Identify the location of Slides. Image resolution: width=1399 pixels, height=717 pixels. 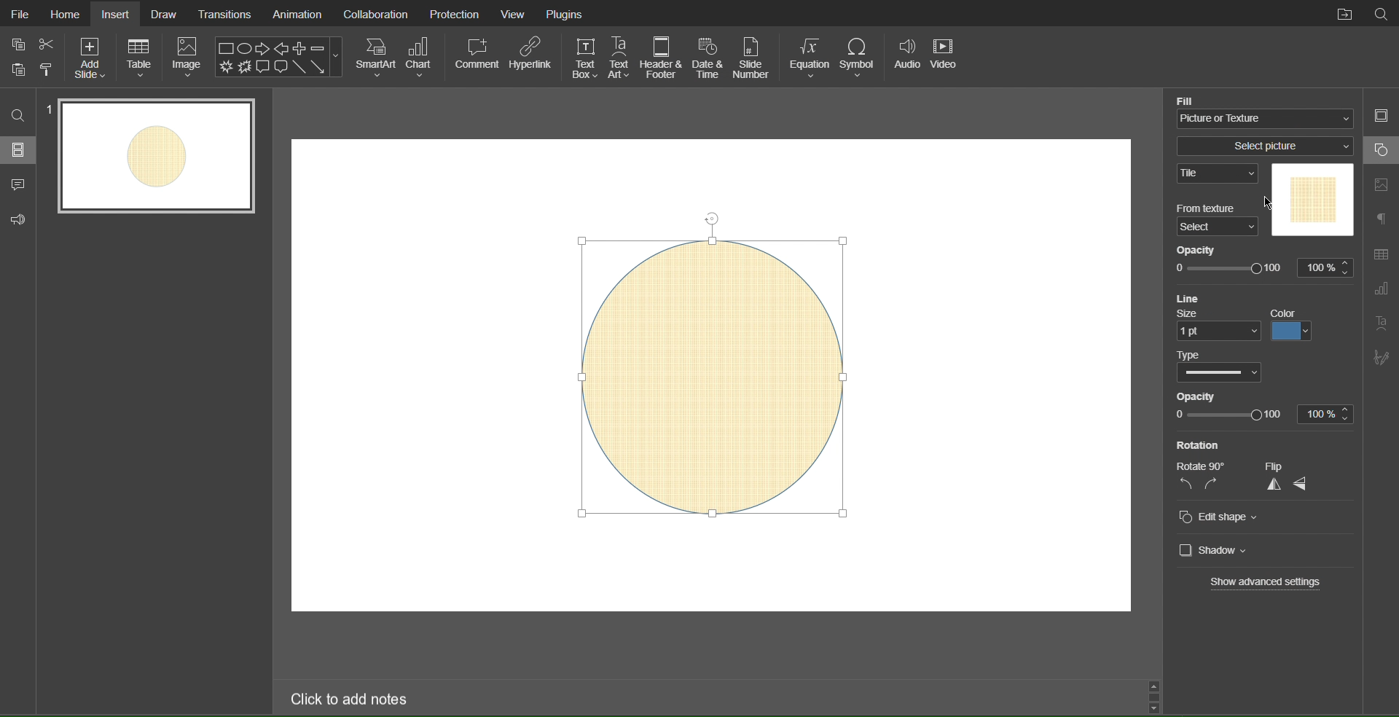
(17, 151).